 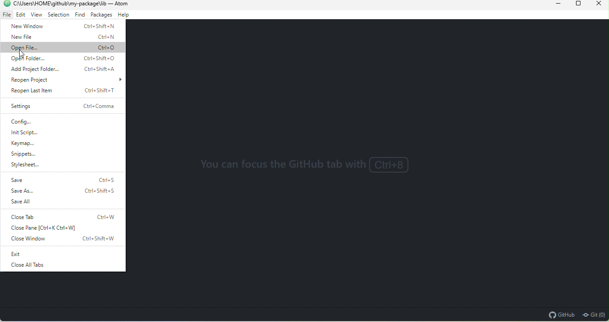 What do you see at coordinates (79, 16) in the screenshot?
I see `find` at bounding box center [79, 16].